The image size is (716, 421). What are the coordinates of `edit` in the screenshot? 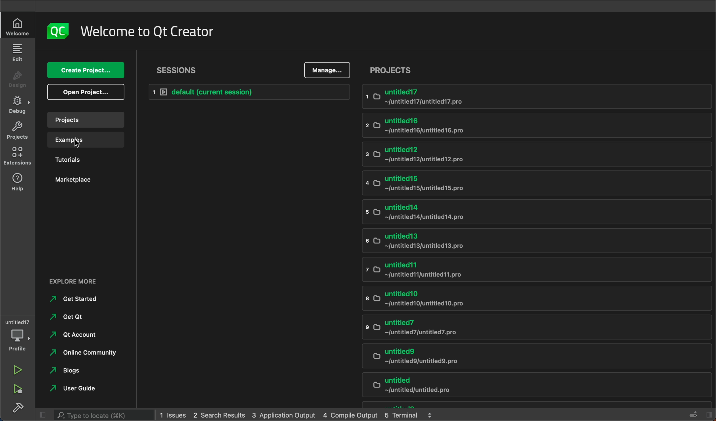 It's located at (18, 52).